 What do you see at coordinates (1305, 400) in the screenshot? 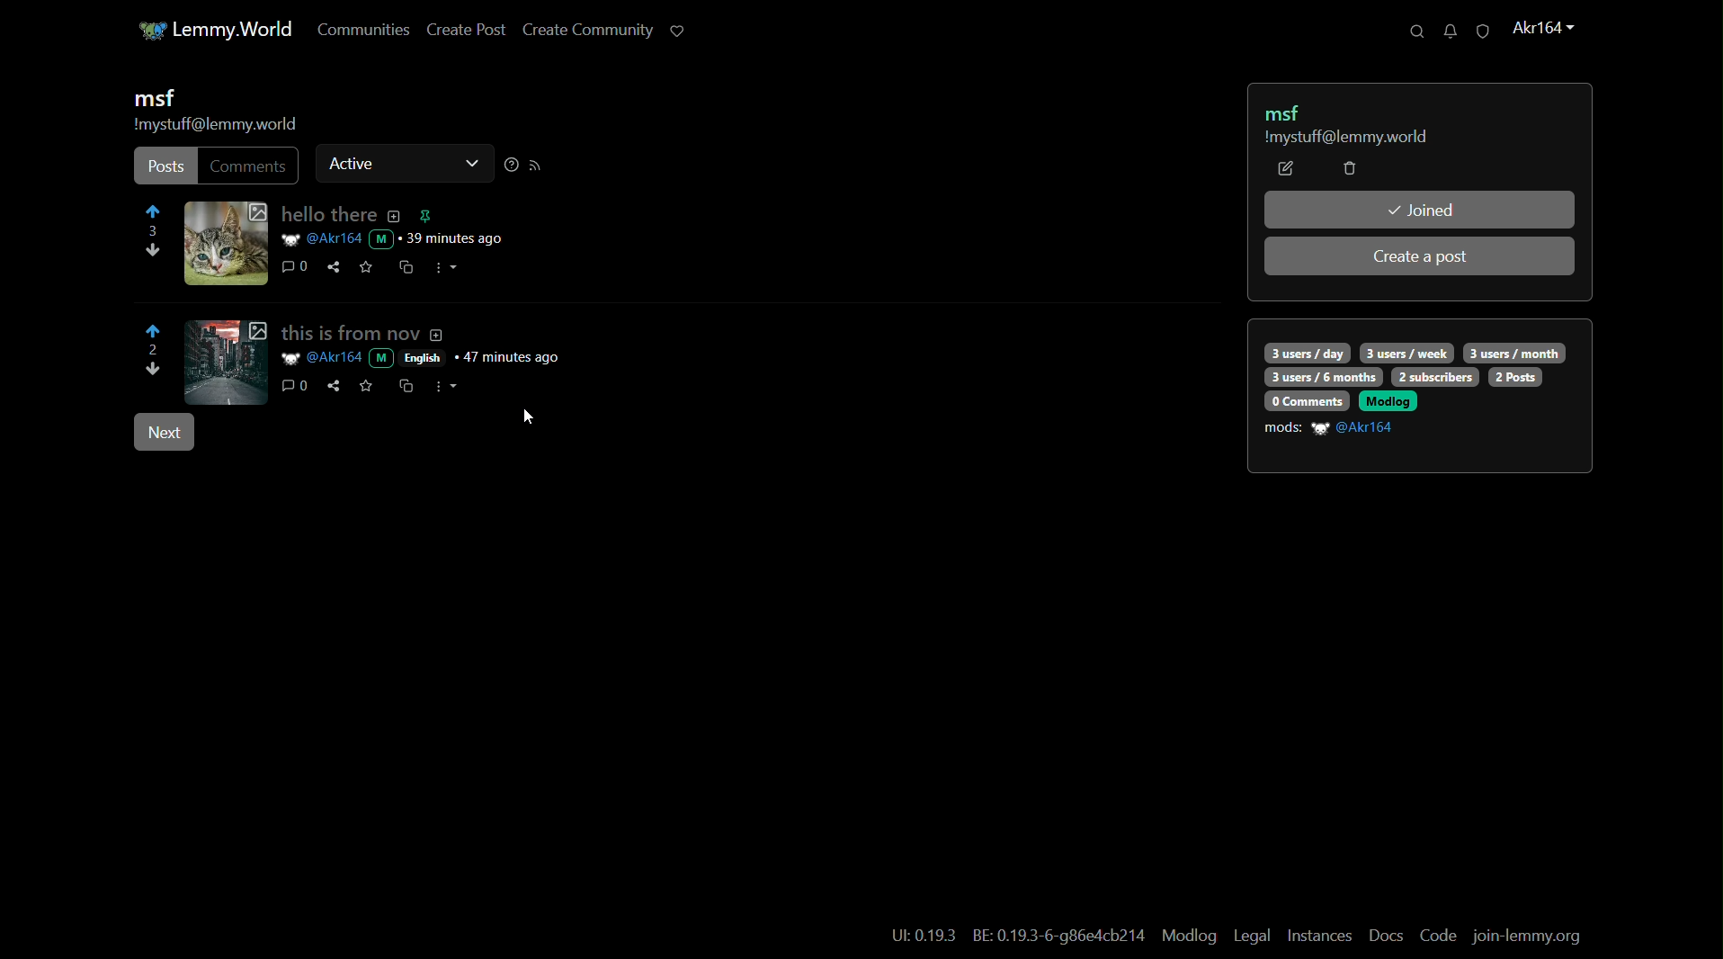
I see `0 comments` at bounding box center [1305, 400].